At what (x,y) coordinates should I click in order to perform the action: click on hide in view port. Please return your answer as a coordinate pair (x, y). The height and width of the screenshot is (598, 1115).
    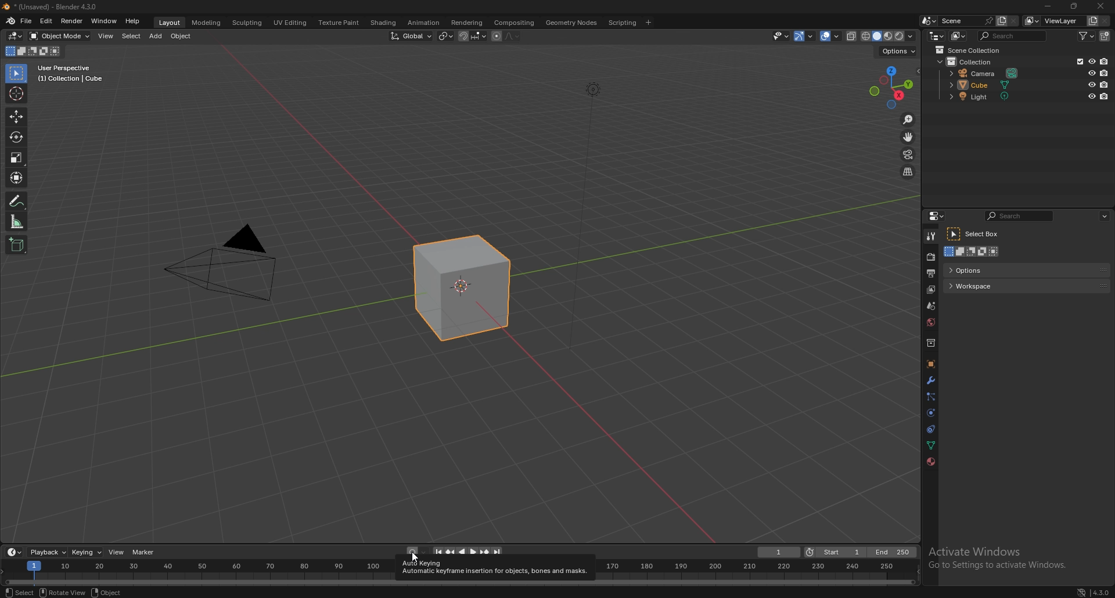
    Looking at the image, I should click on (1091, 96).